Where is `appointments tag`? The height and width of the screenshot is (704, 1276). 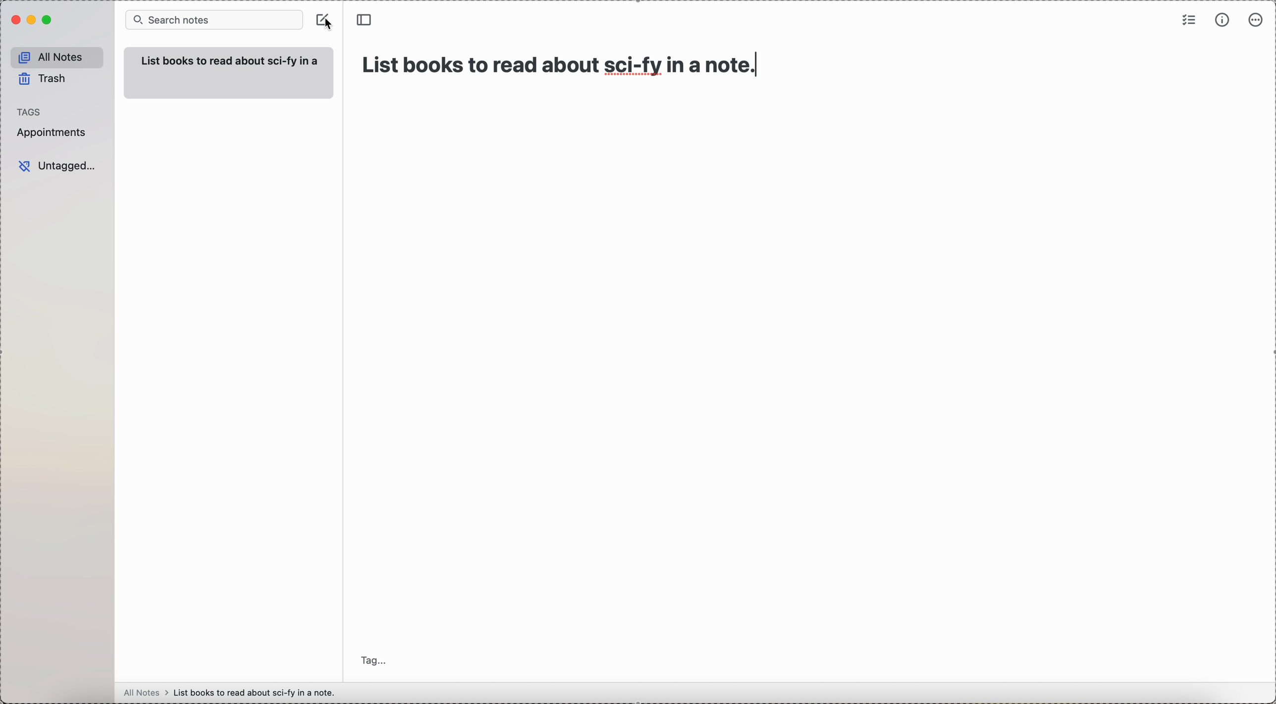
appointments tag is located at coordinates (52, 133).